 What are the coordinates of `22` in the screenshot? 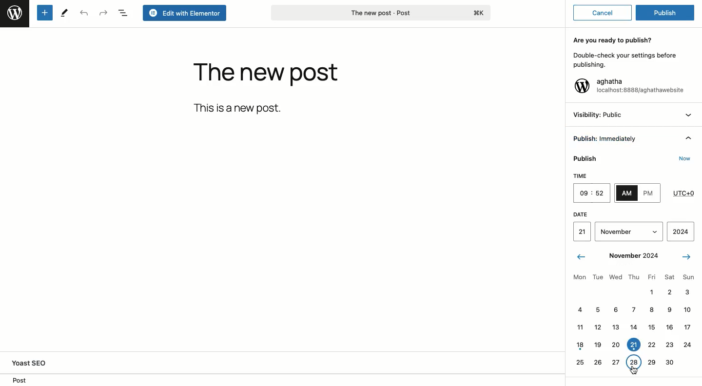 It's located at (651, 345).